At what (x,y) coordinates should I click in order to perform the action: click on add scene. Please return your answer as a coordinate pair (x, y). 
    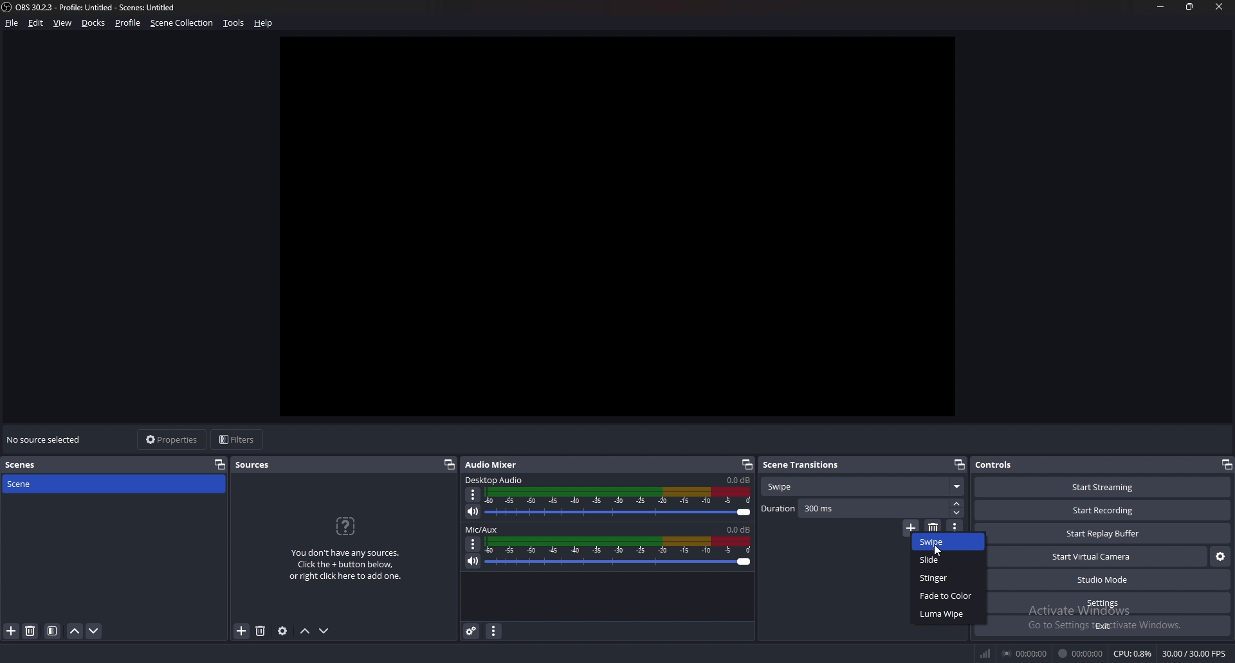
    Looking at the image, I should click on (11, 631).